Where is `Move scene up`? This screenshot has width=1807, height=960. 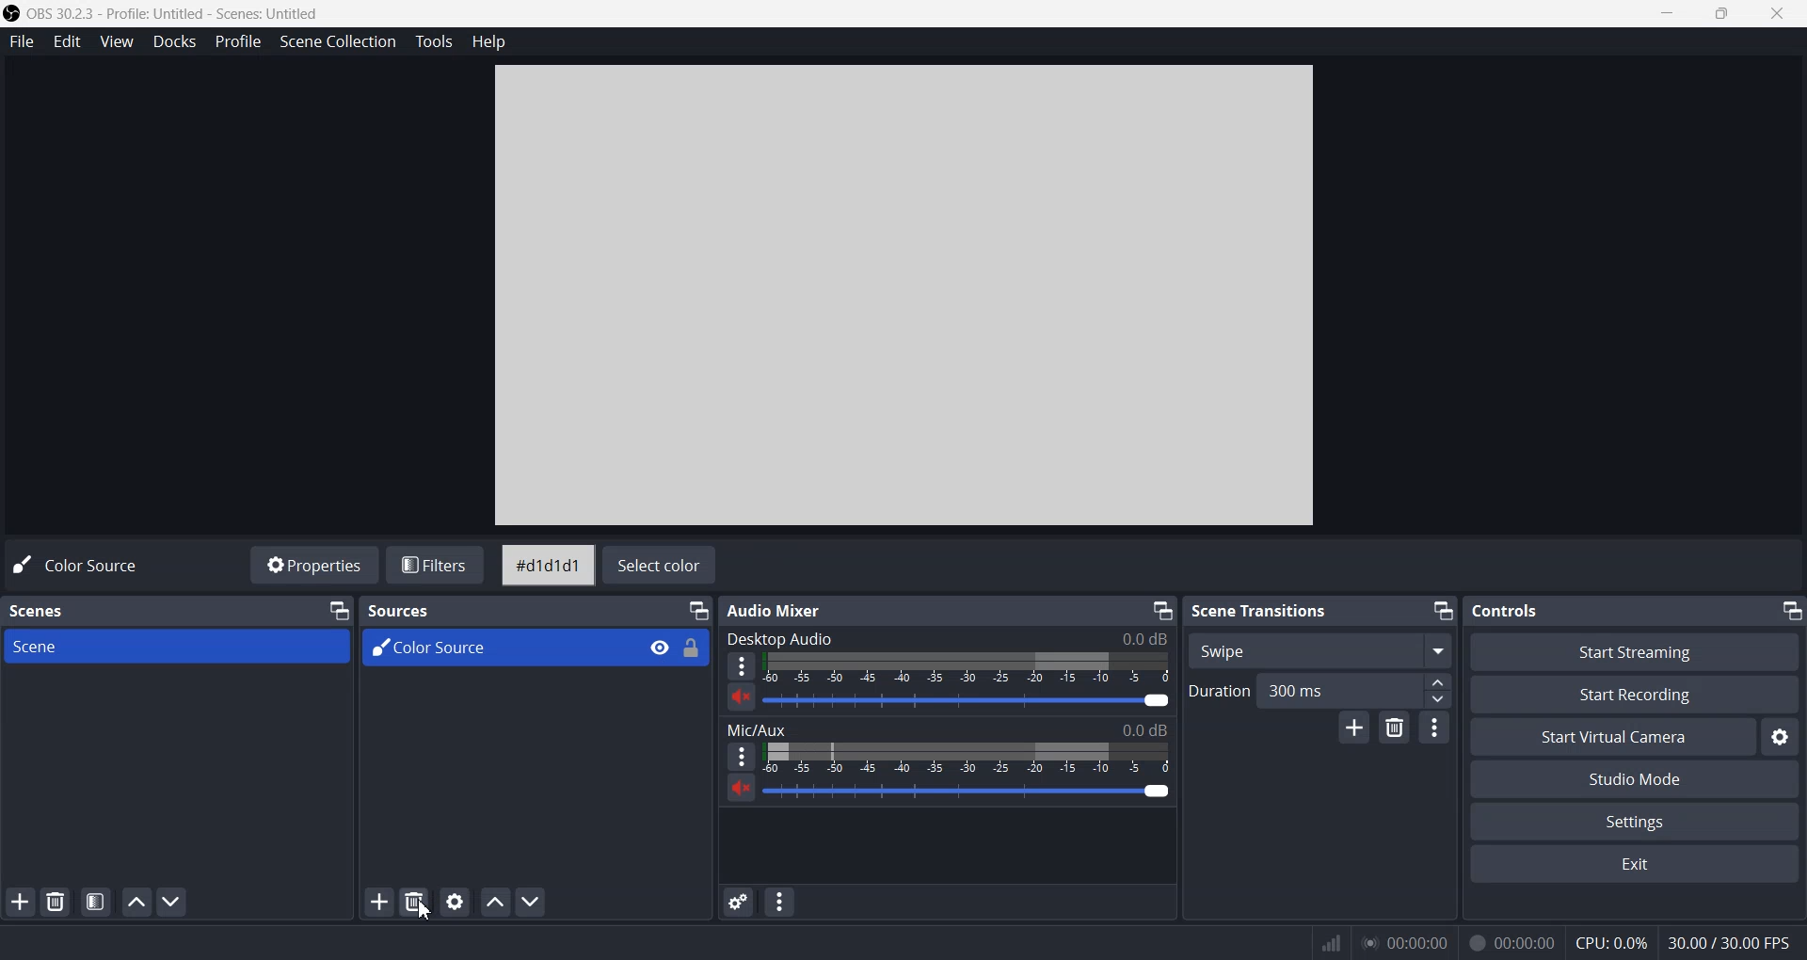
Move scene up is located at coordinates (135, 902).